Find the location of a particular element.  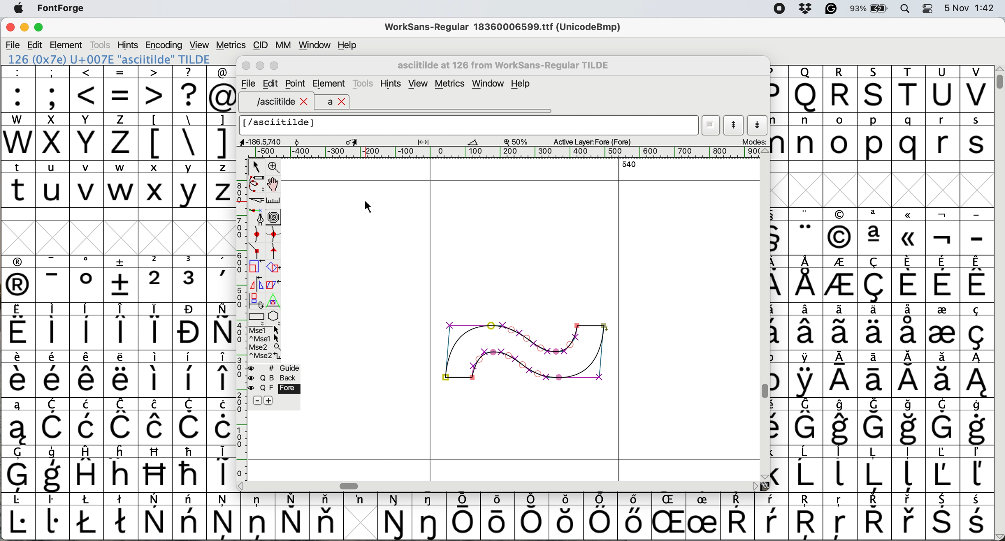

a is located at coordinates (336, 102).